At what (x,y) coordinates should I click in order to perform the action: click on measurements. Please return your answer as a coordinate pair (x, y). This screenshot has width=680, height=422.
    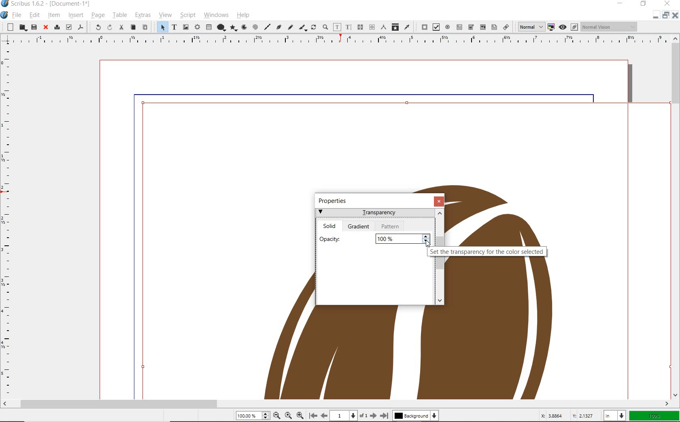
    Looking at the image, I should click on (384, 27).